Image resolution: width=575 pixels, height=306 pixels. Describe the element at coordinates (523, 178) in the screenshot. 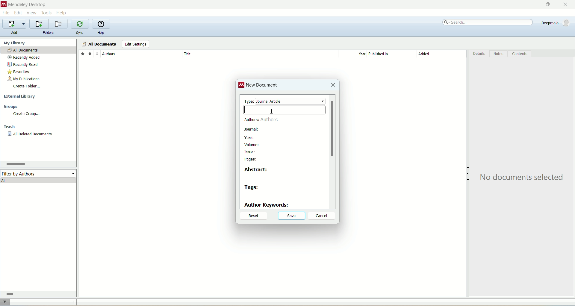

I see `text` at that location.